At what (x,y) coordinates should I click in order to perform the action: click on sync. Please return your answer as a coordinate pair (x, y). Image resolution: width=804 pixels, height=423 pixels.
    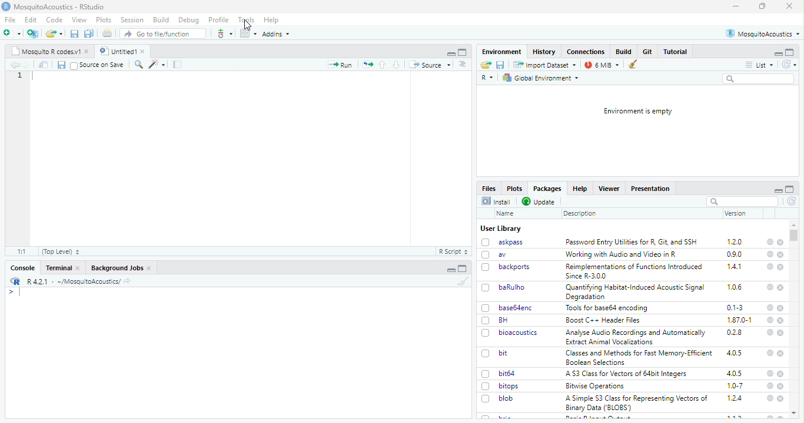
    Looking at the image, I should click on (792, 202).